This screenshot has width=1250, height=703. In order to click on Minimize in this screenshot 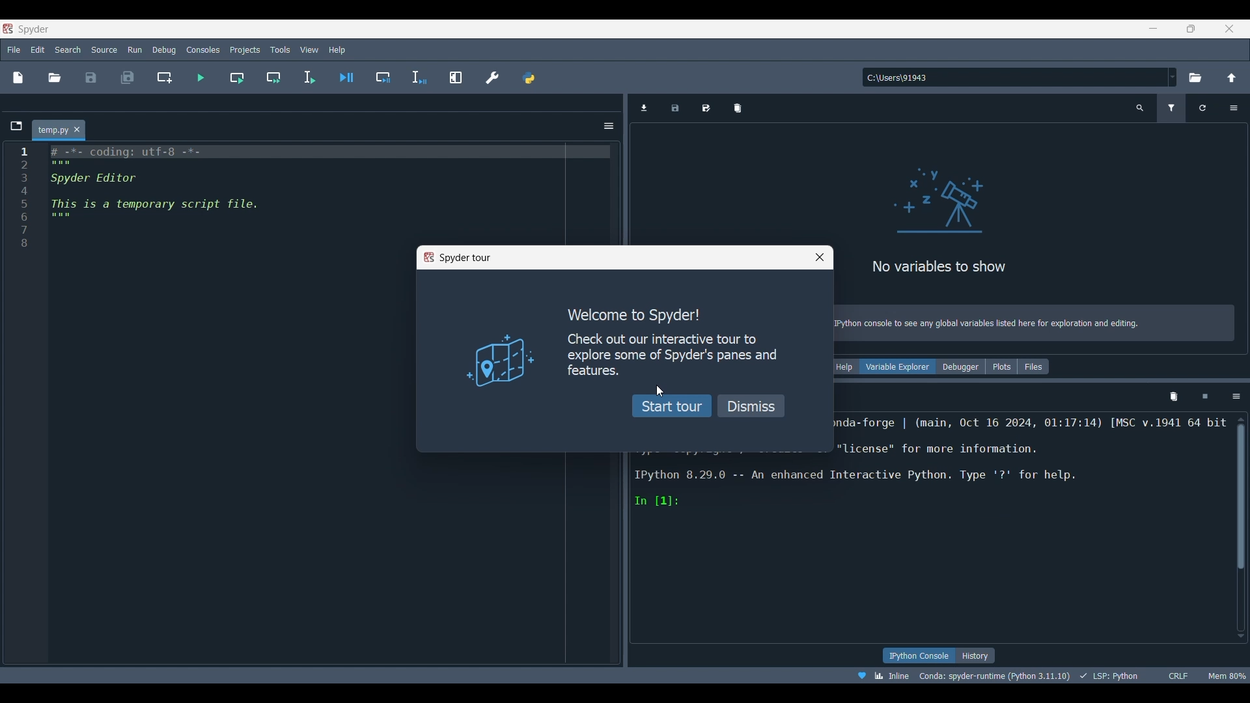, I will do `click(1154, 29)`.